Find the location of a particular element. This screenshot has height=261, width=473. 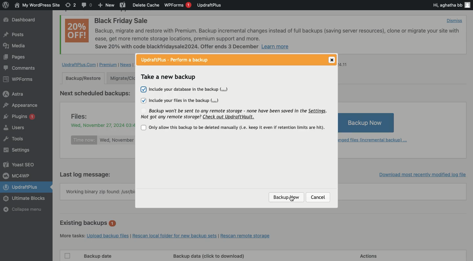

Ultimate Blocks is located at coordinates (26, 199).